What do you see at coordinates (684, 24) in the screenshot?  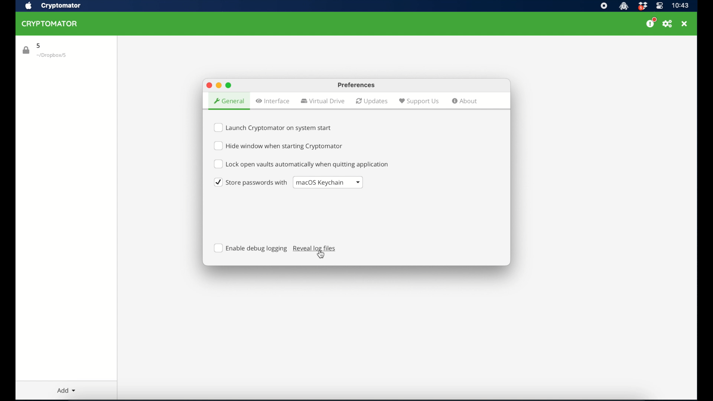 I see `close` at bounding box center [684, 24].